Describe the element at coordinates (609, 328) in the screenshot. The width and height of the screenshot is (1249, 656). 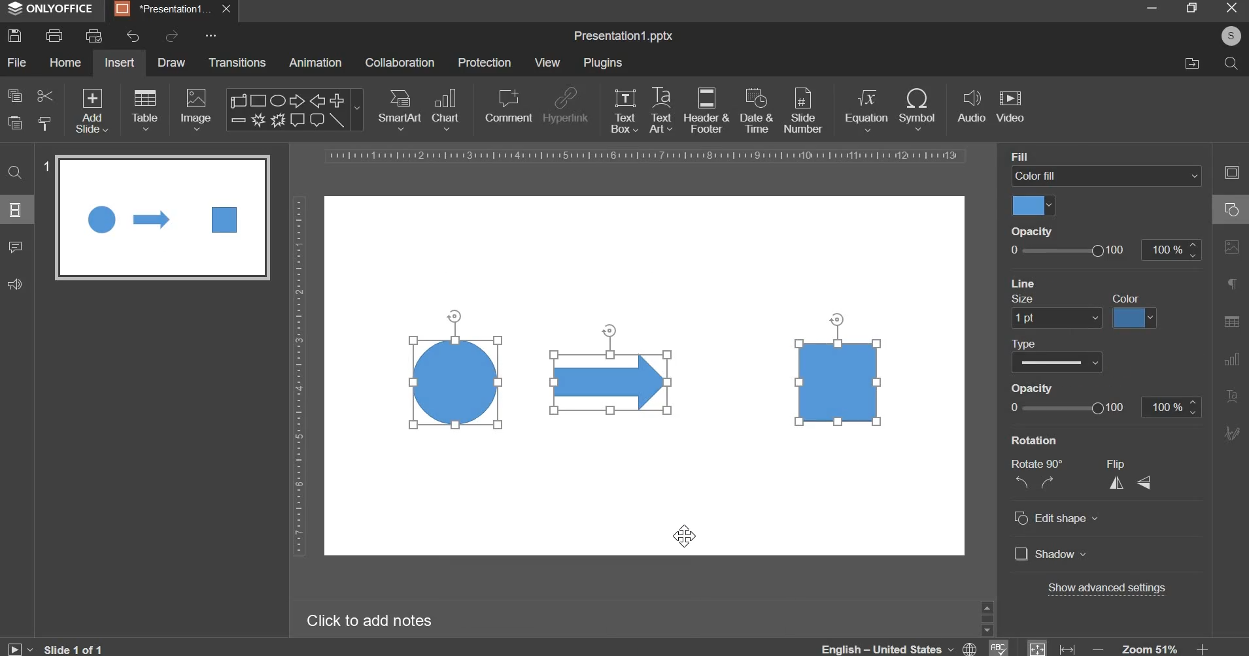
I see `rotate` at that location.